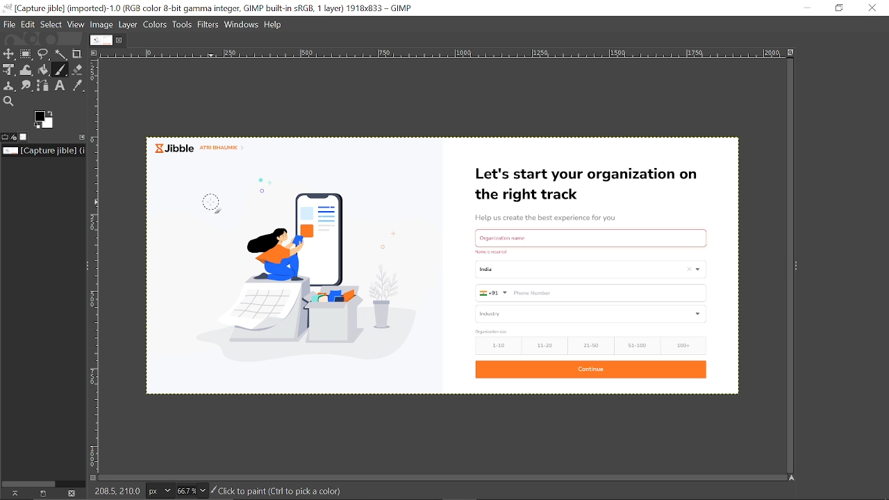  What do you see at coordinates (76, 25) in the screenshot?
I see `View` at bounding box center [76, 25].